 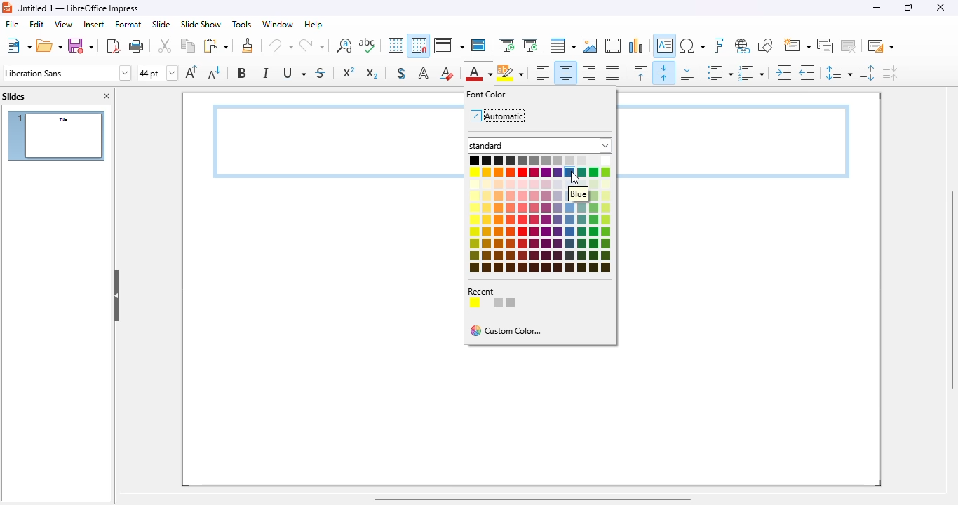 I want to click on increase indent, so click(x=783, y=72).